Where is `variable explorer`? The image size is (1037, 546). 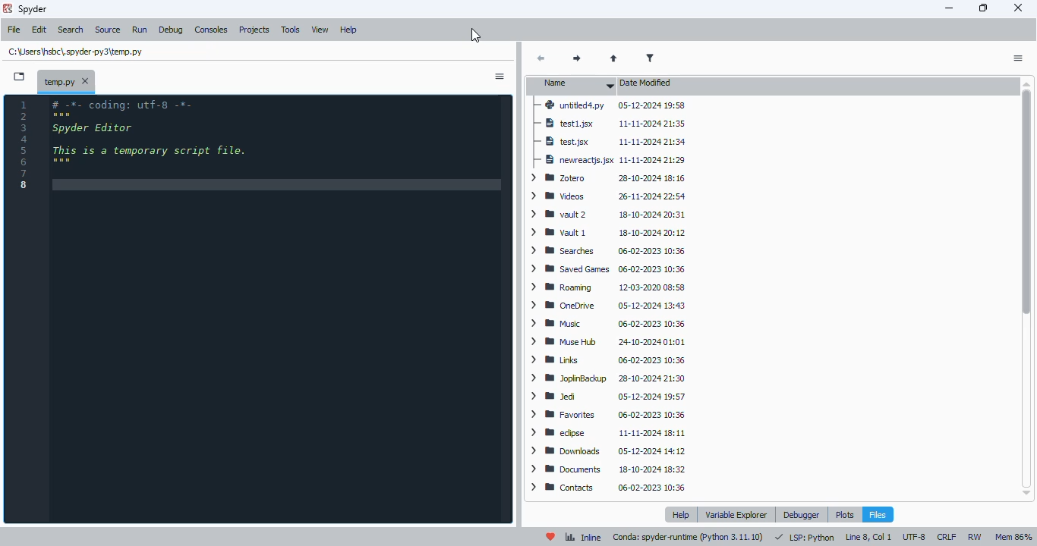
variable explorer is located at coordinates (736, 514).